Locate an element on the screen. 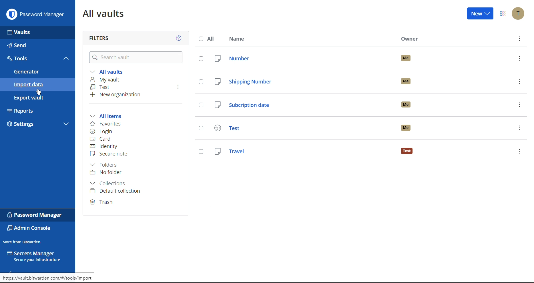 The height and width of the screenshot is (283, 534). Vaults is located at coordinates (38, 32).